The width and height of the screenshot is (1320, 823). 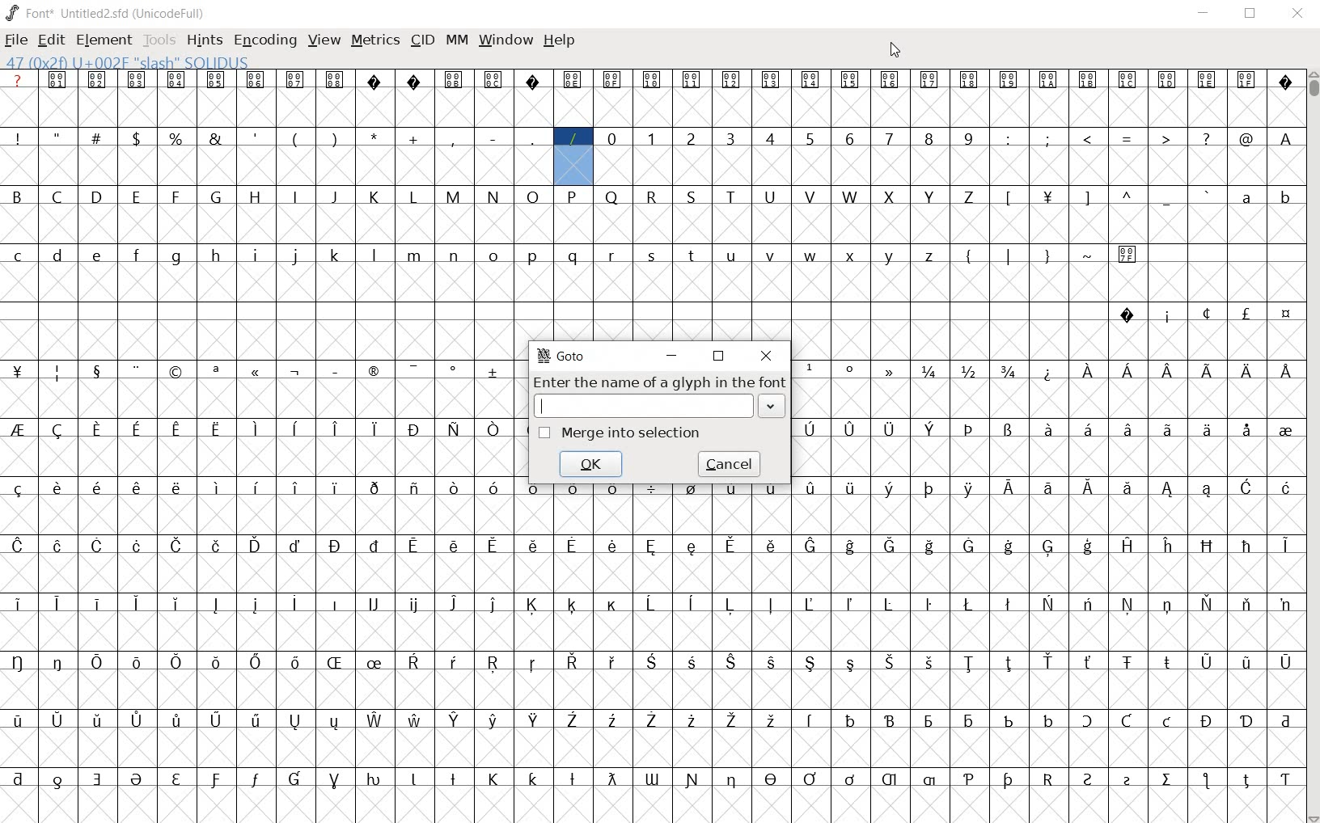 What do you see at coordinates (255, 605) in the screenshot?
I see `glyph` at bounding box center [255, 605].